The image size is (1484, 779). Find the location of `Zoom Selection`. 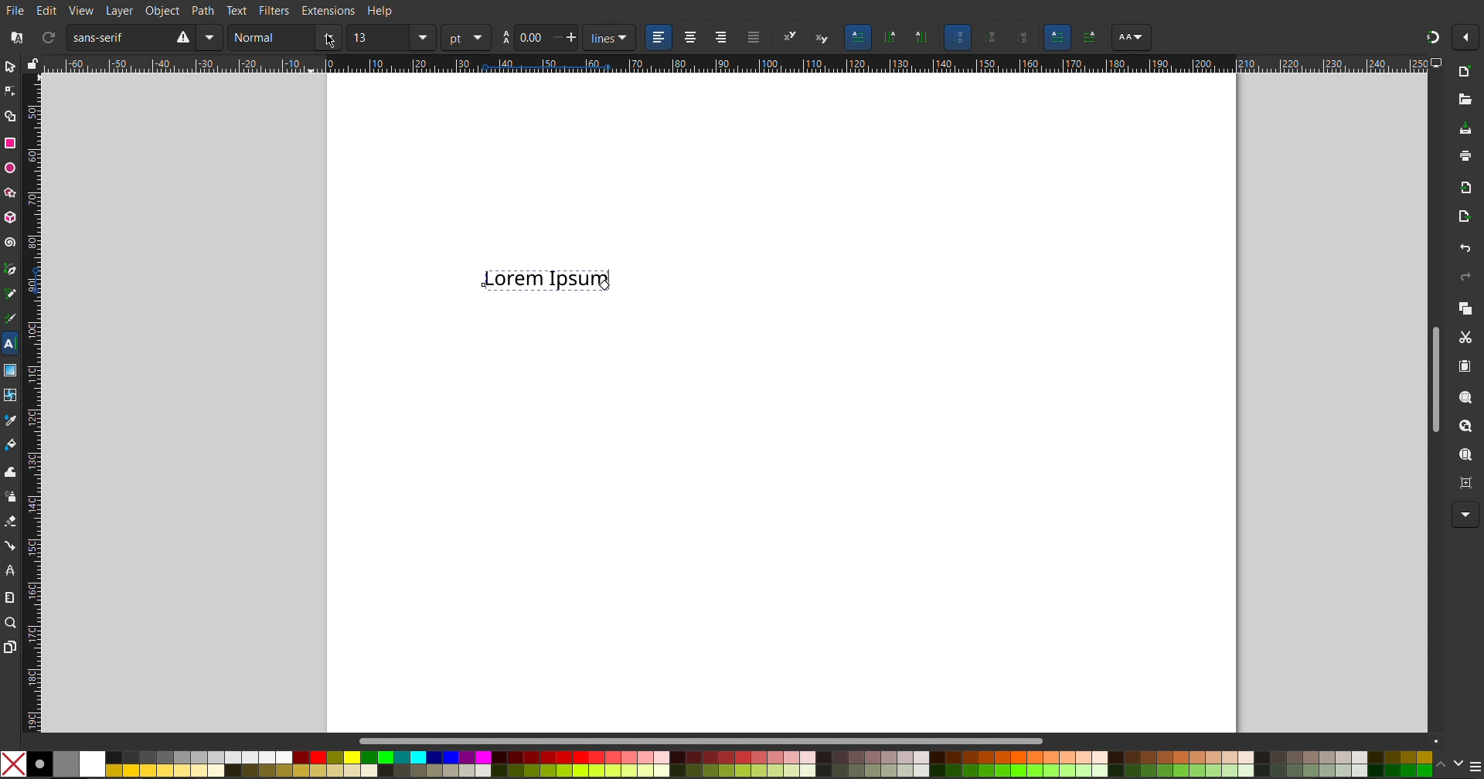

Zoom Selection is located at coordinates (1460, 396).